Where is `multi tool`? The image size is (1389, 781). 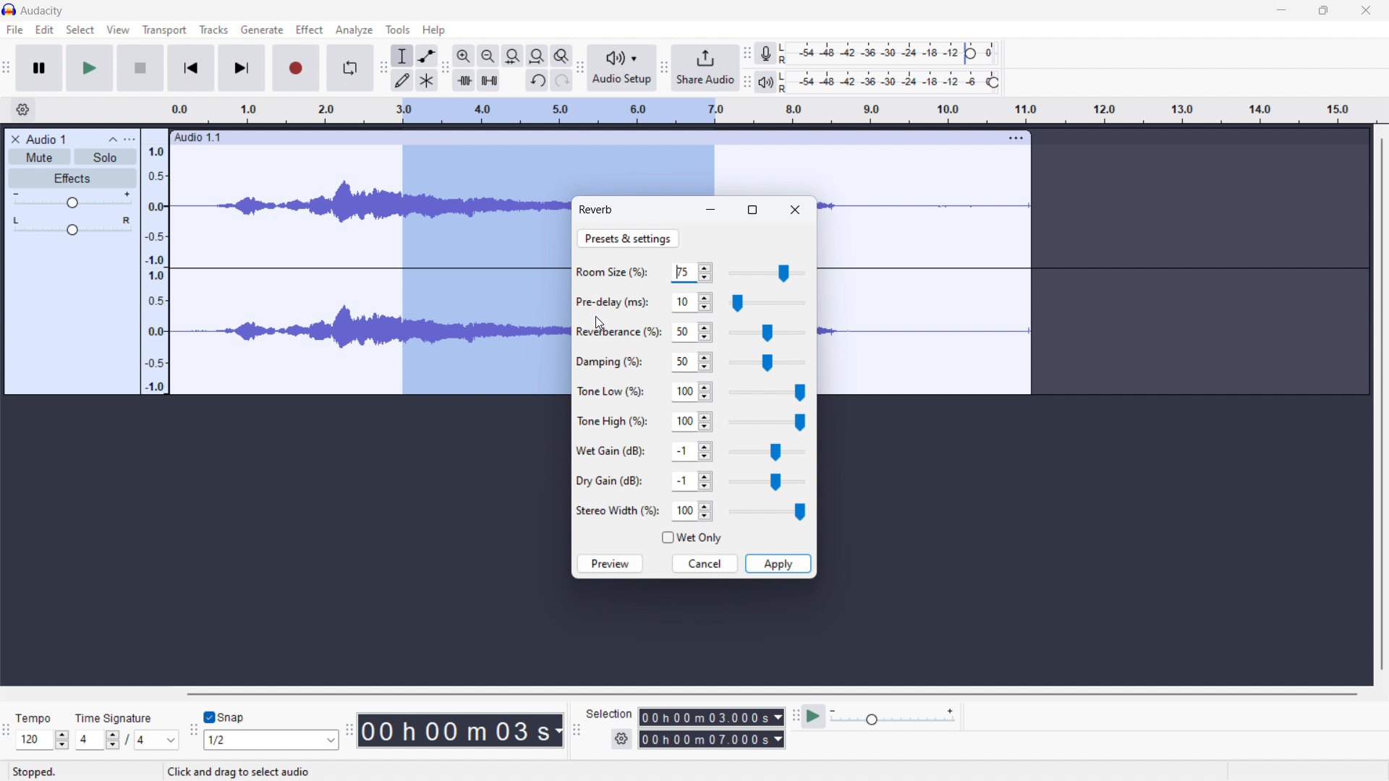 multi tool is located at coordinates (427, 80).